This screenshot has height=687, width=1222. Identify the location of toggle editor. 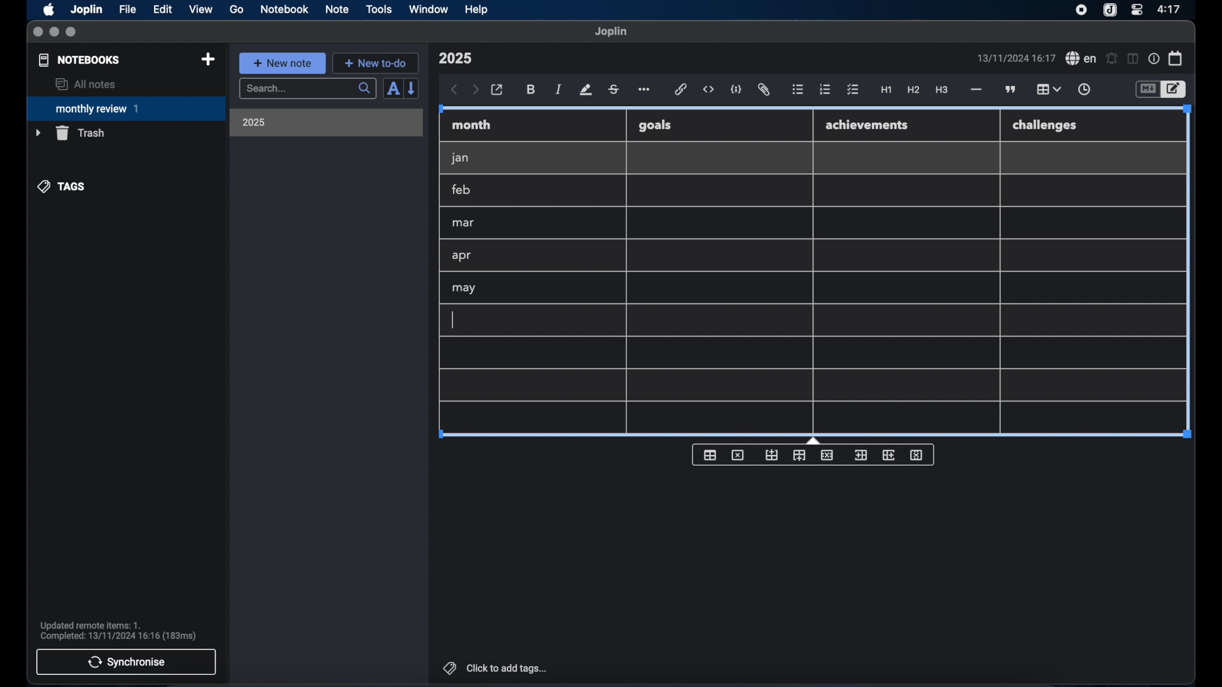
(1176, 90).